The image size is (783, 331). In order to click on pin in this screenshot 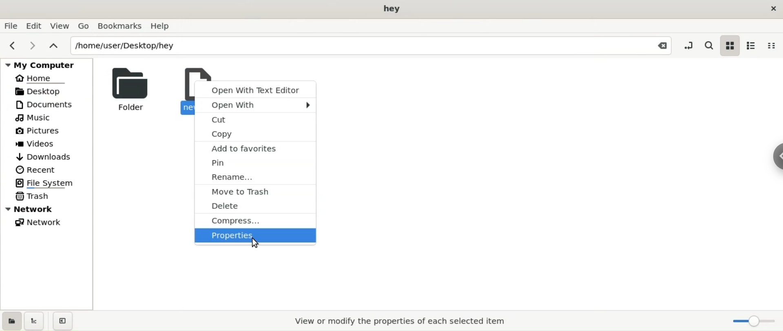, I will do `click(256, 163)`.